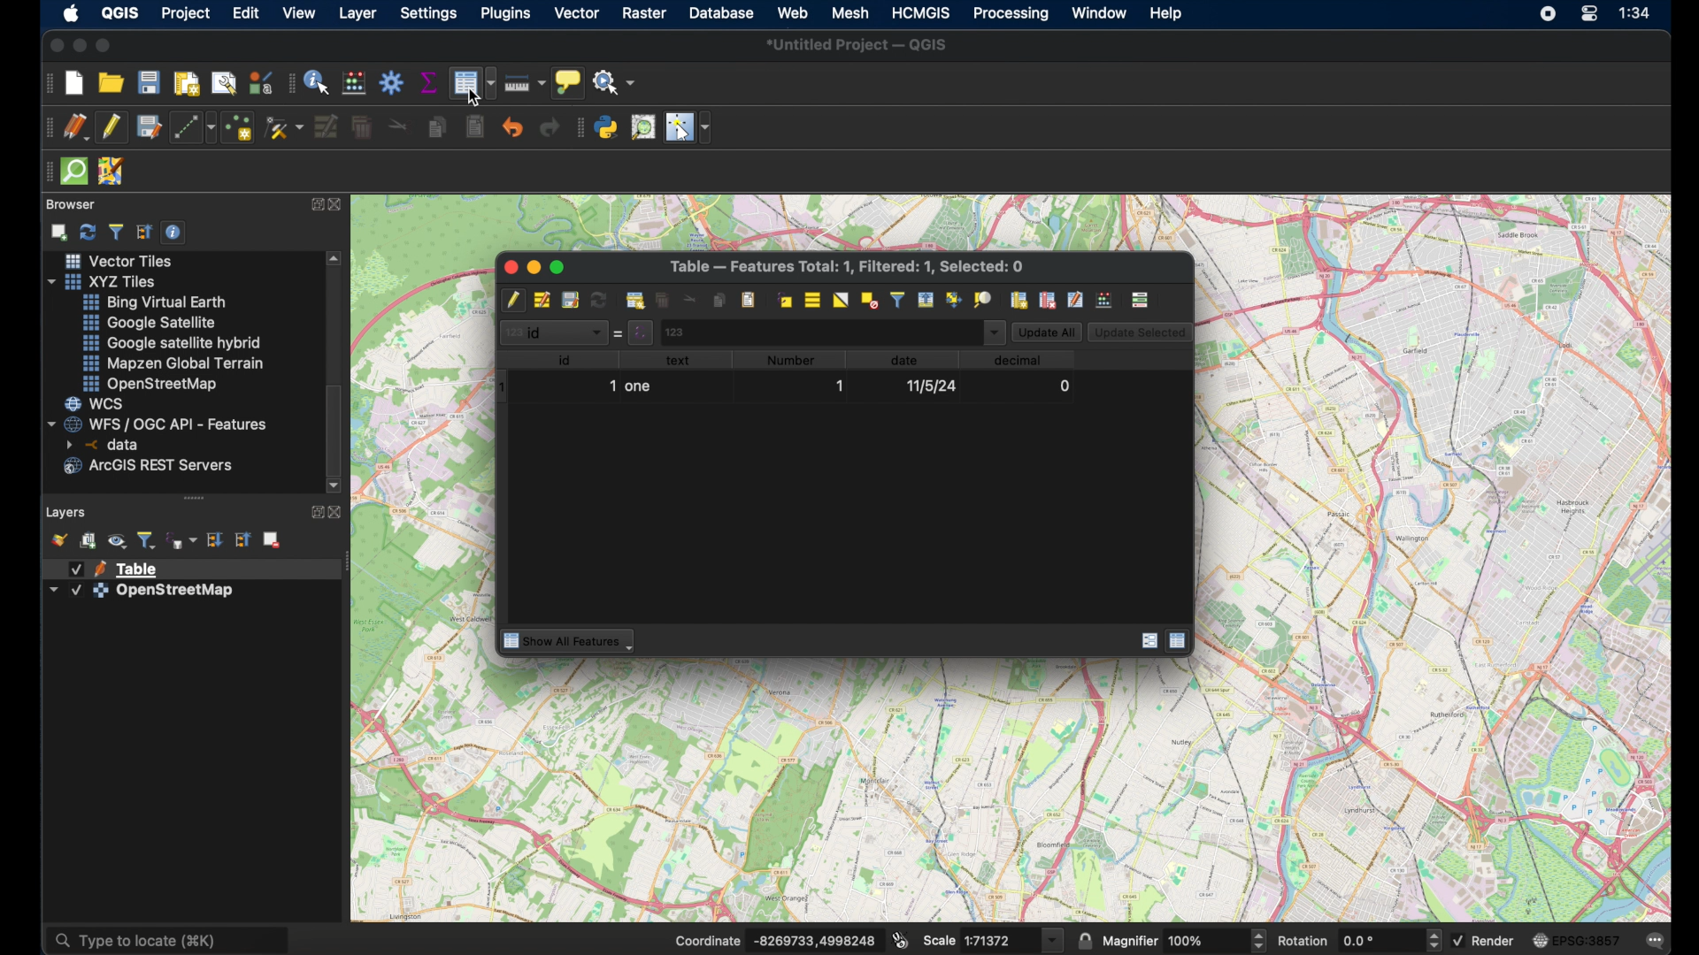 The height and width of the screenshot is (955, 1699). I want to click on remove Layer/group, so click(273, 539).